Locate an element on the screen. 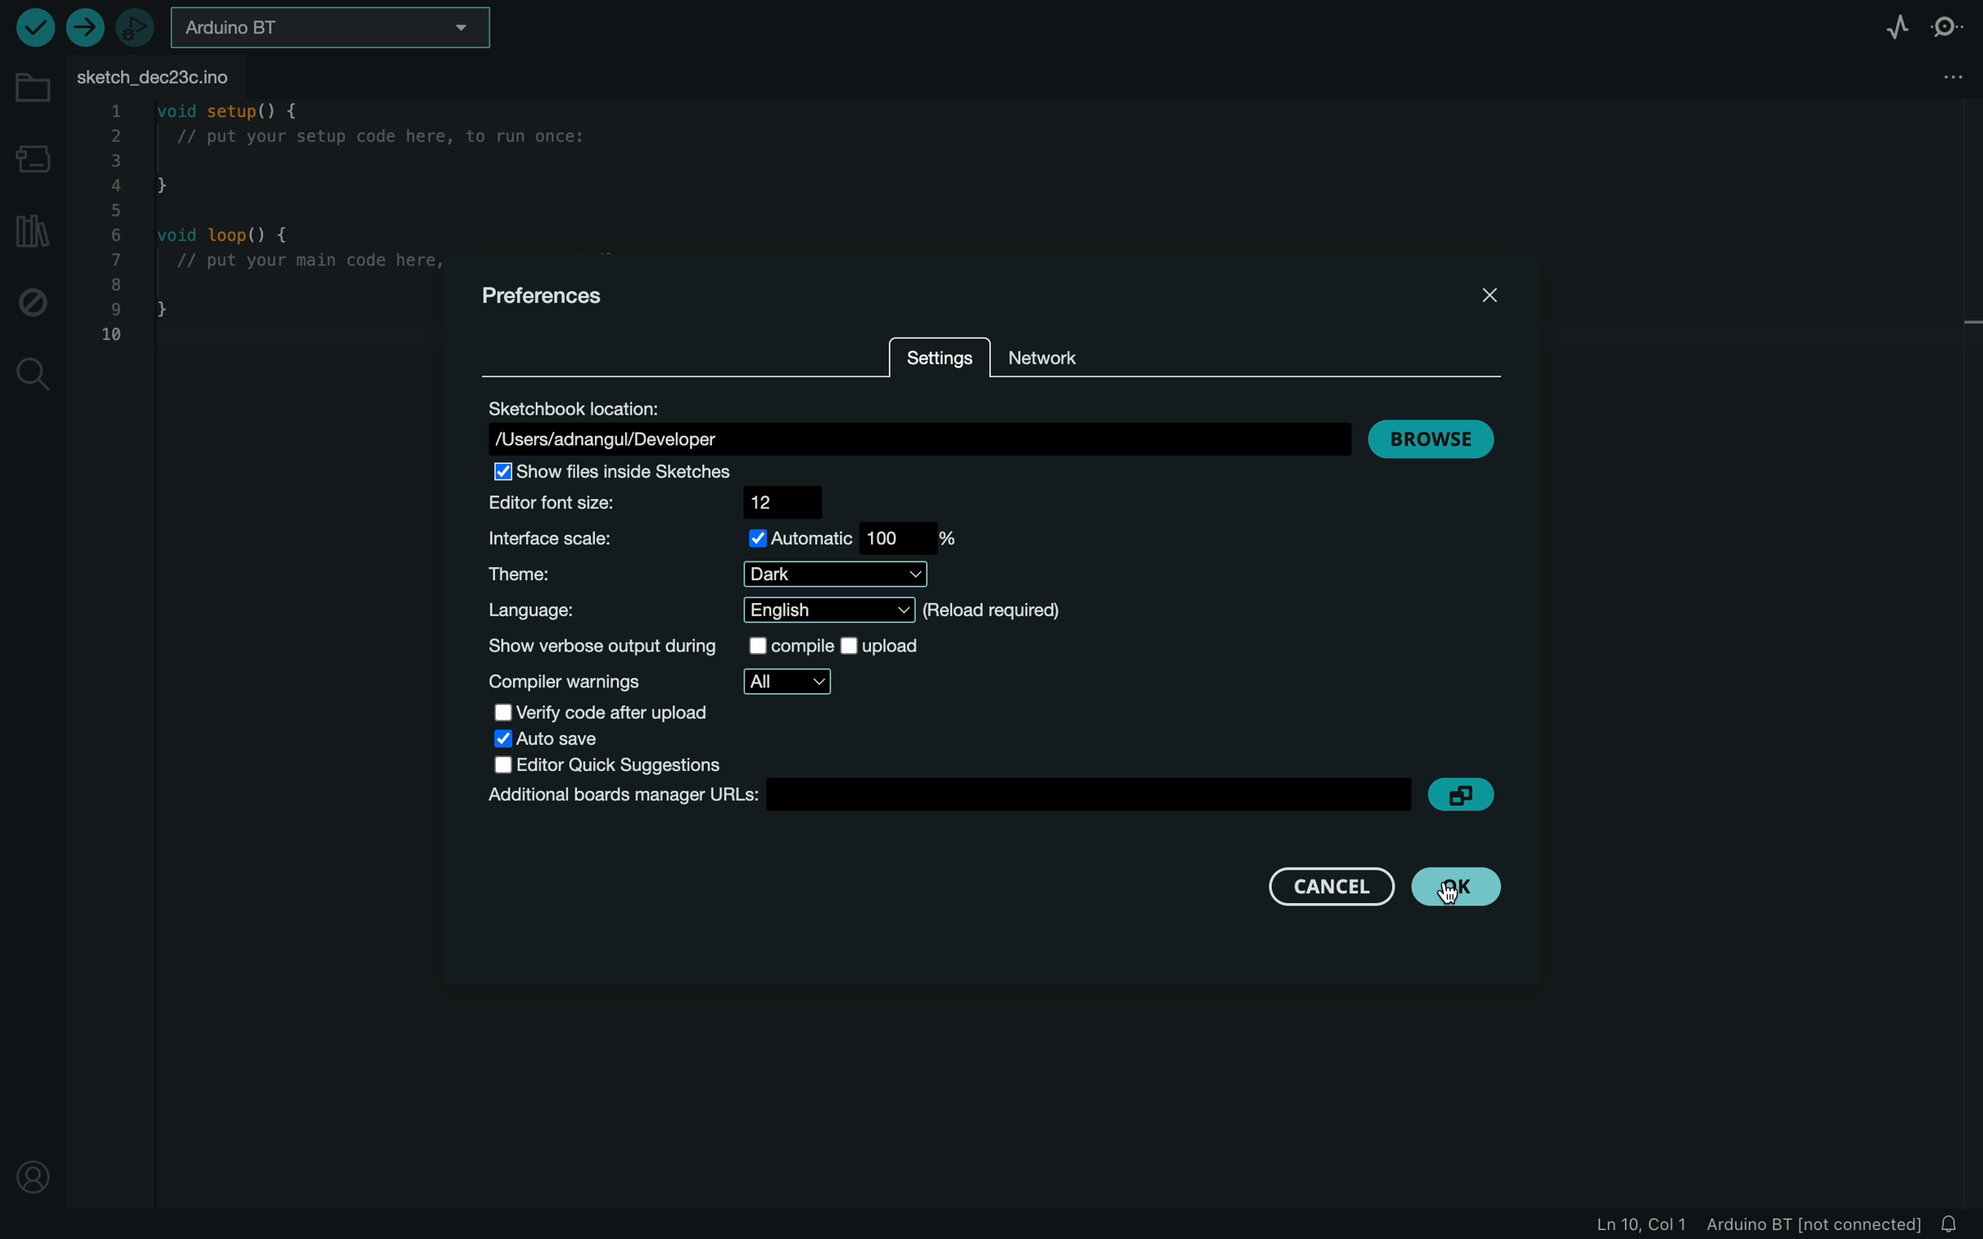  editor is located at coordinates (610, 765).